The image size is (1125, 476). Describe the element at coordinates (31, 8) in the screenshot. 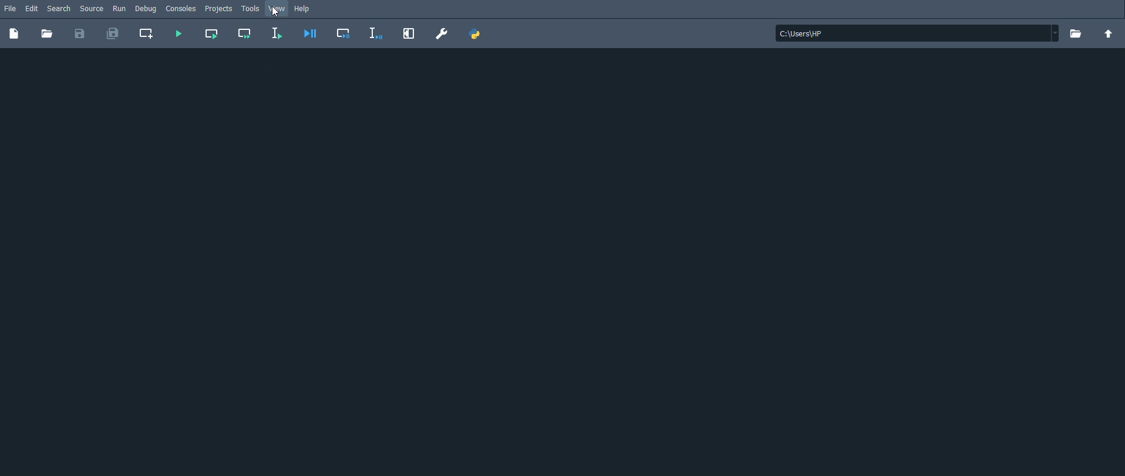

I see `Edit` at that location.